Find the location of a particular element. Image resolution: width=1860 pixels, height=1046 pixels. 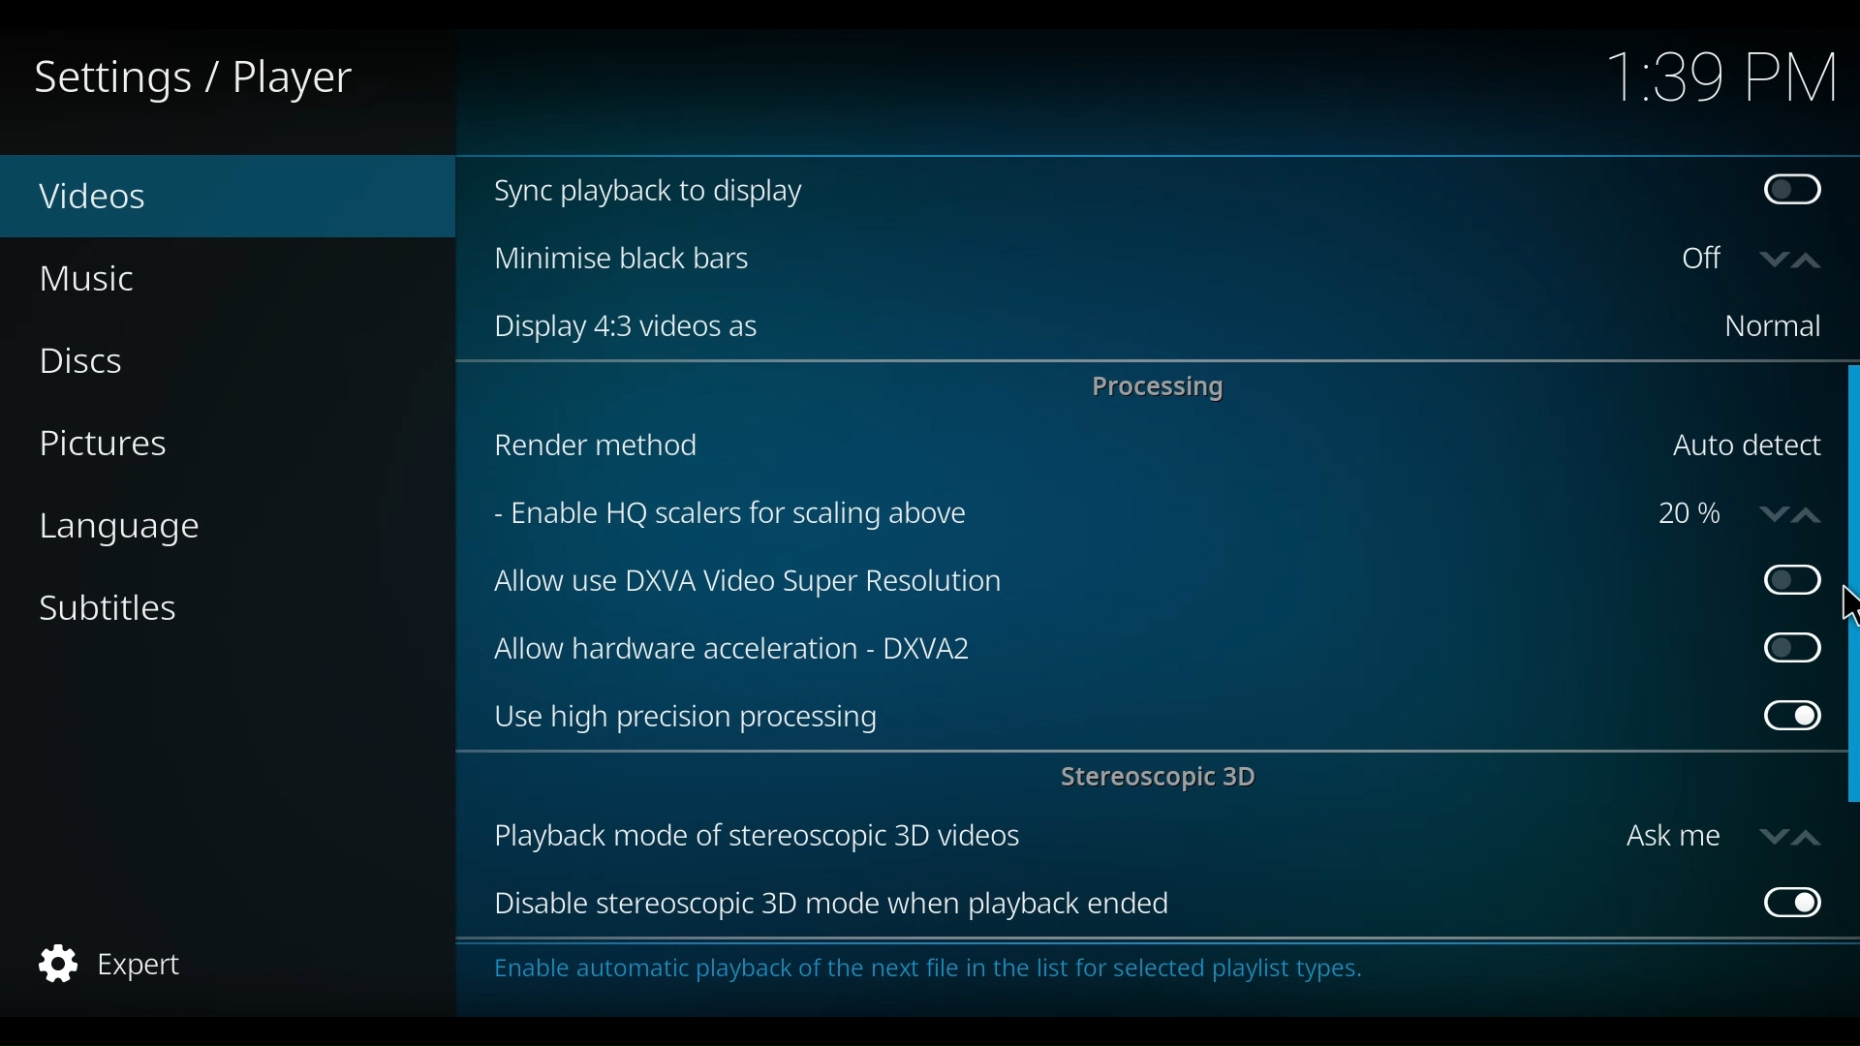

Vertical Scrollbar is located at coordinates (1848, 469).